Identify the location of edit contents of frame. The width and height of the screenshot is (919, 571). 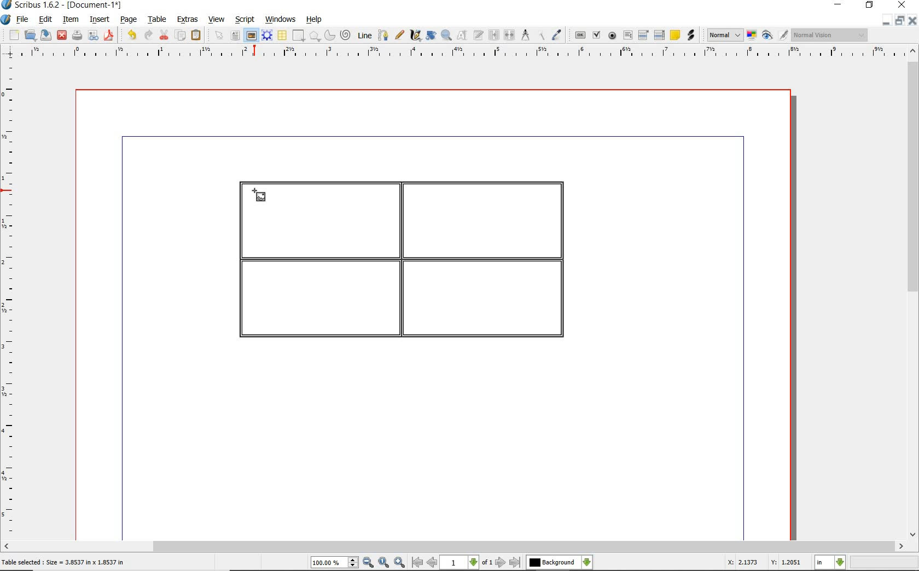
(462, 36).